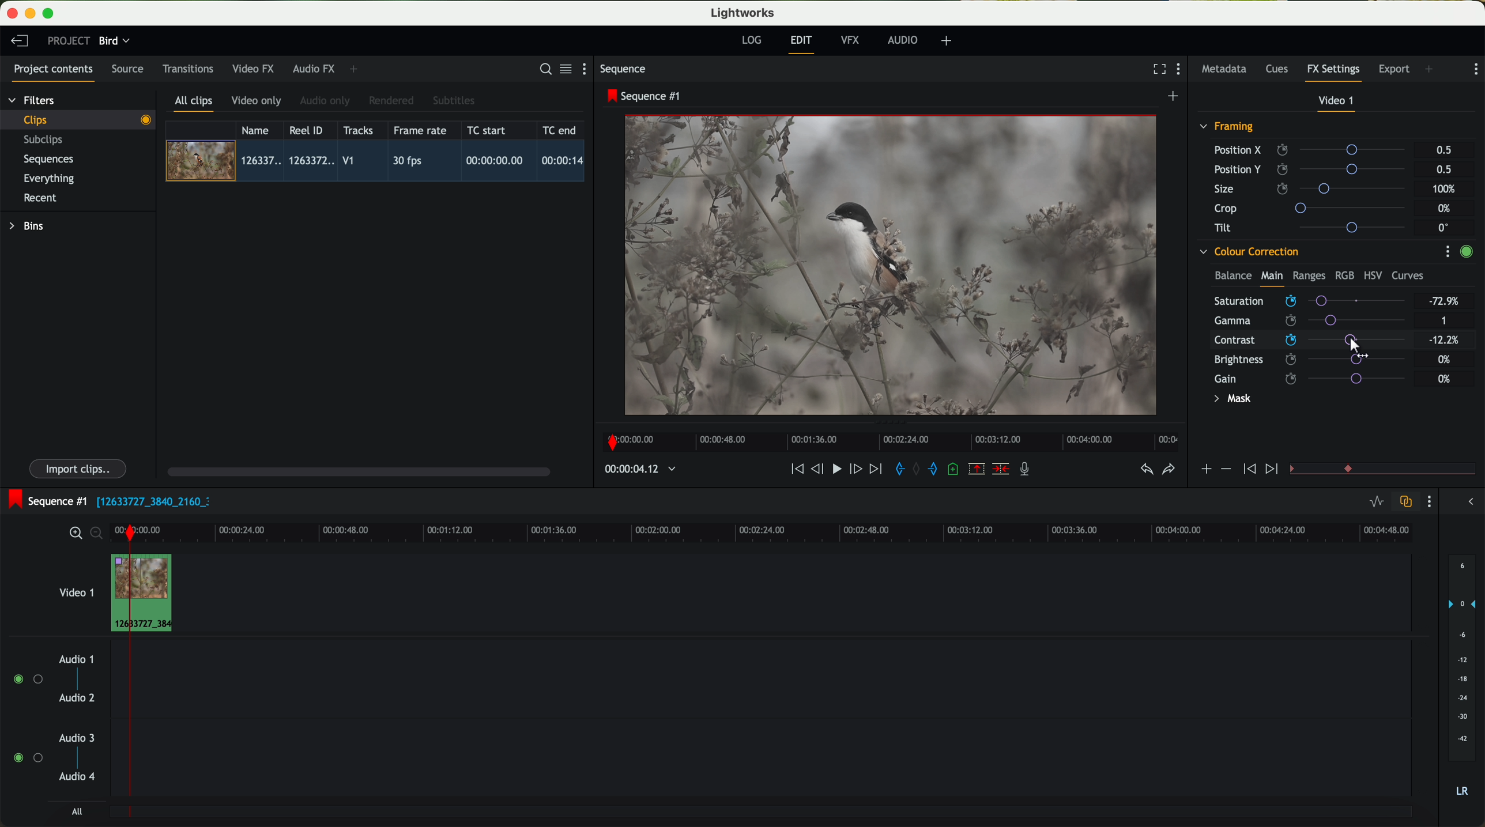 This screenshot has width=1485, height=827. What do you see at coordinates (1310, 341) in the screenshot?
I see `click on contrast` at bounding box center [1310, 341].